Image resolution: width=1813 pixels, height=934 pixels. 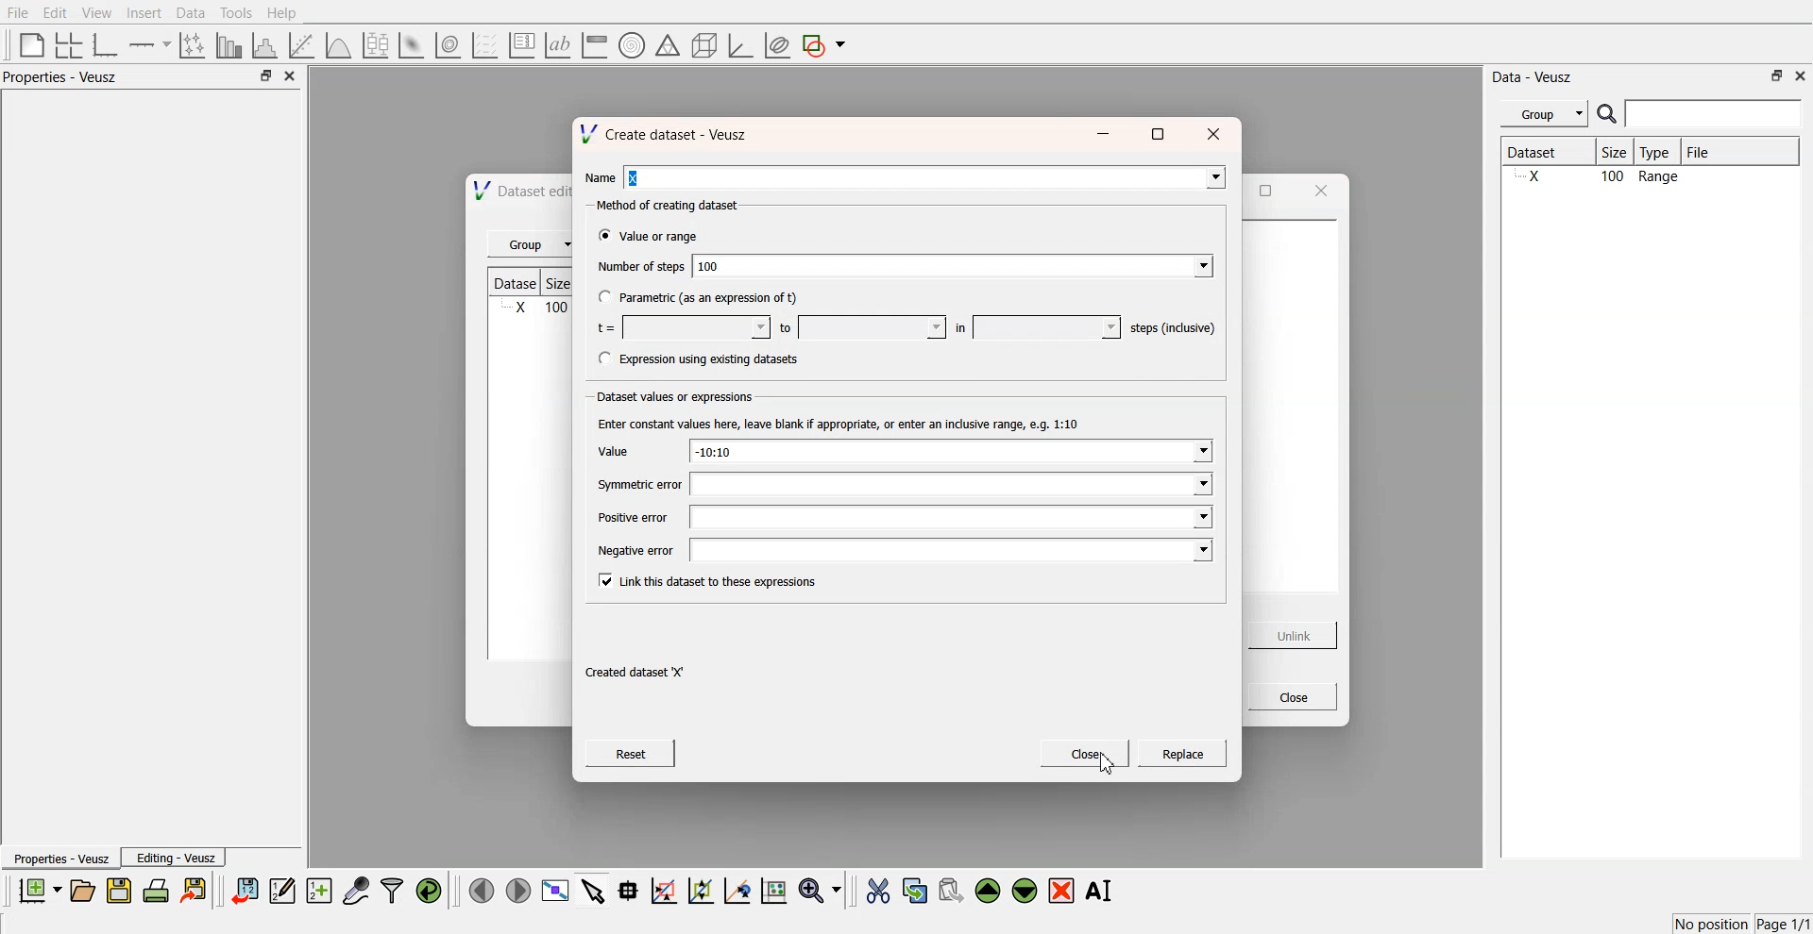 What do you see at coordinates (282, 892) in the screenshot?
I see `edit and enter data points` at bounding box center [282, 892].